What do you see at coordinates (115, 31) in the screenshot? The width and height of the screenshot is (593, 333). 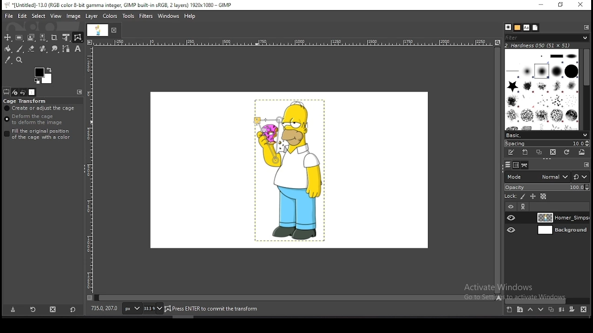 I see `close` at bounding box center [115, 31].